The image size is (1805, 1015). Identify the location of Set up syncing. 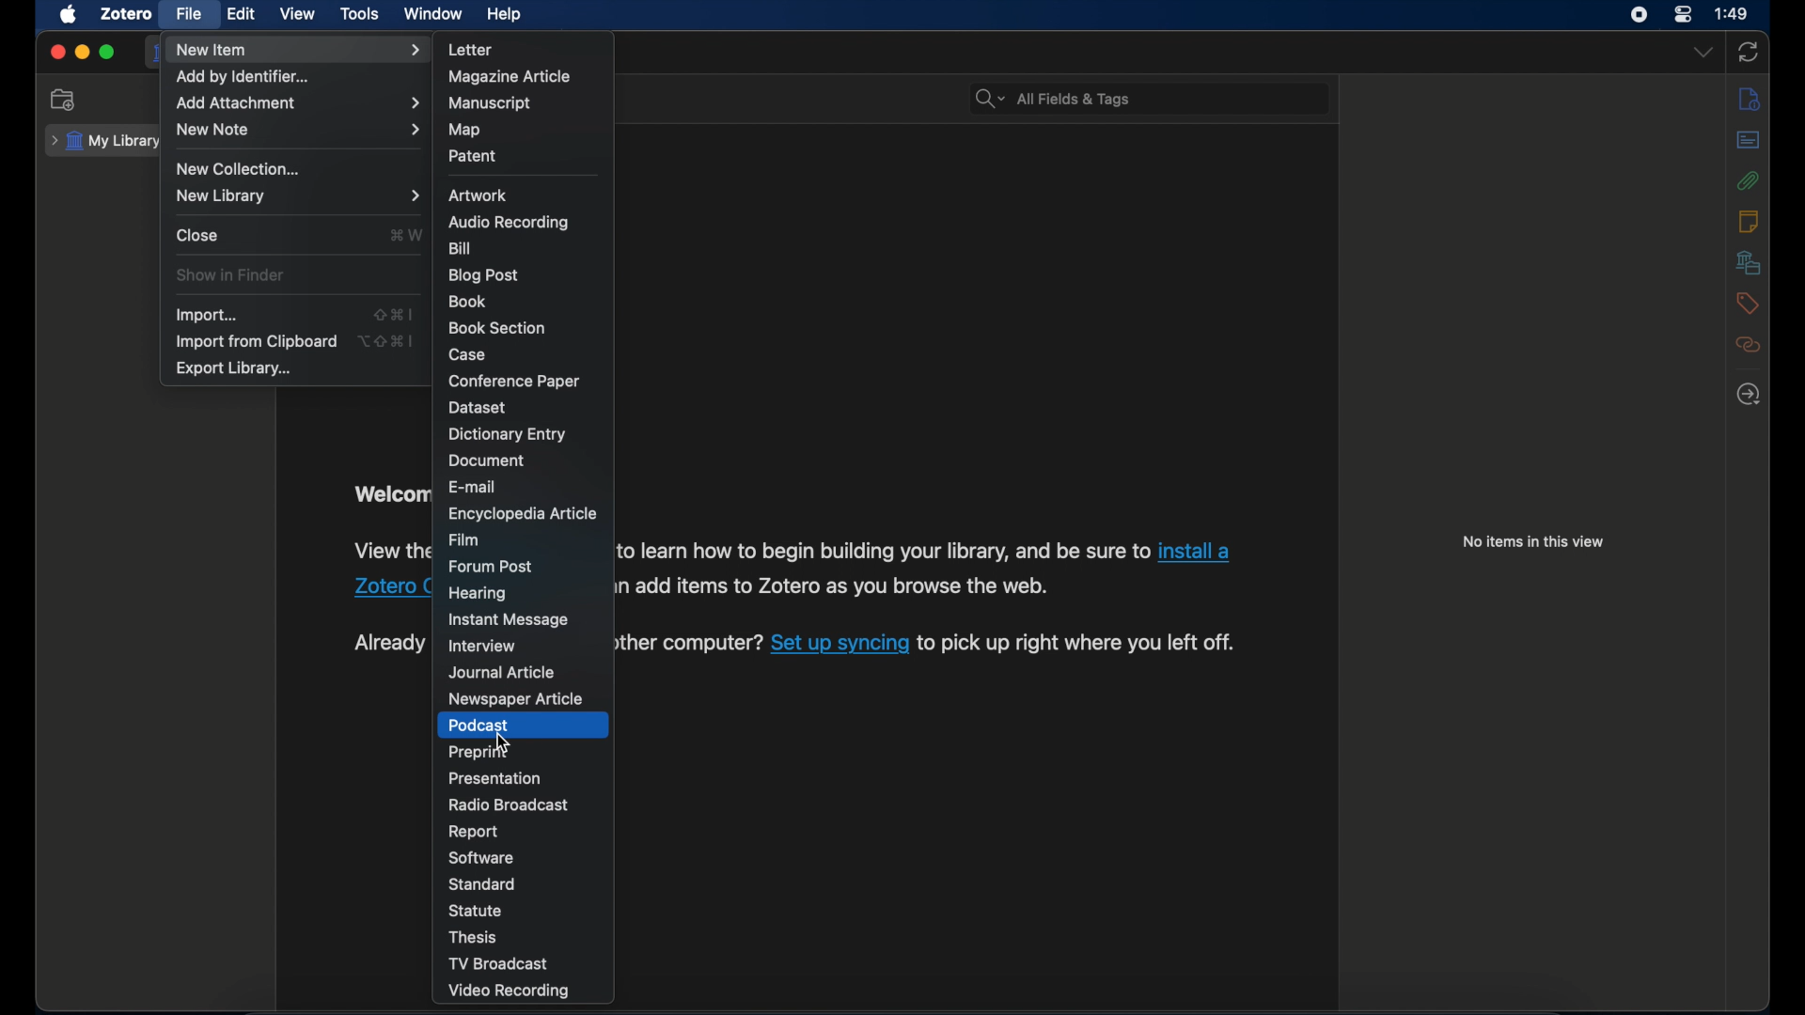
(840, 643).